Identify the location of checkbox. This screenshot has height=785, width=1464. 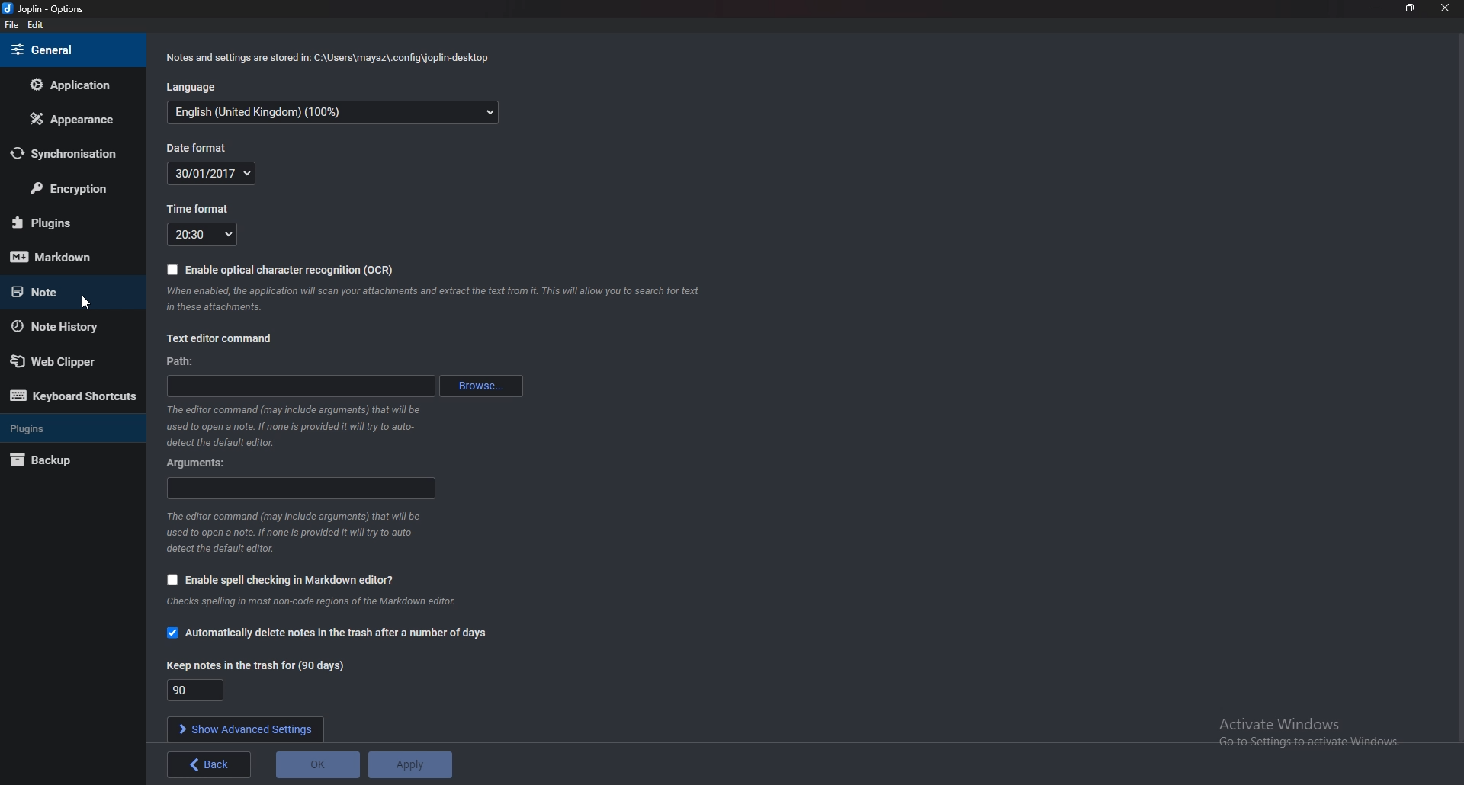
(172, 271).